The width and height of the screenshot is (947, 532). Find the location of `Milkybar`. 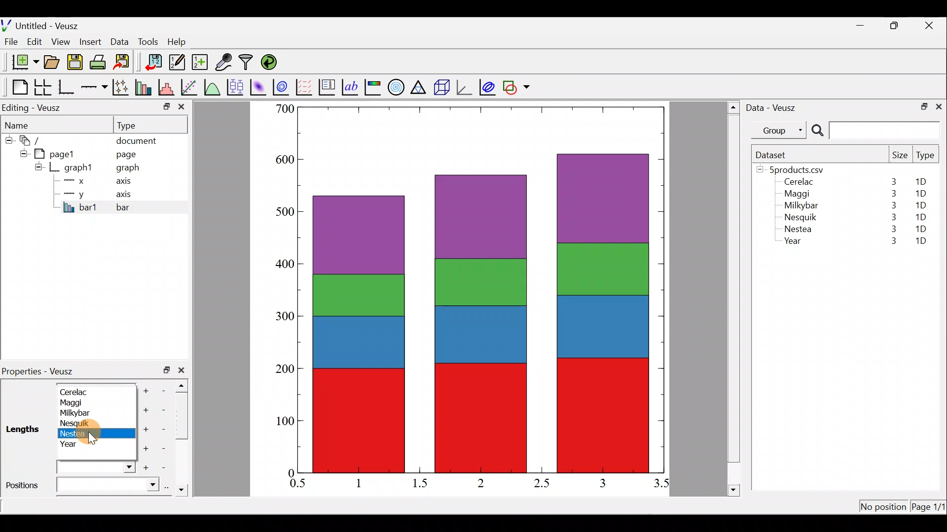

Milkybar is located at coordinates (799, 206).